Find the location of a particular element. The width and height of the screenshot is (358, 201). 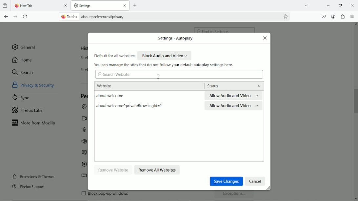

settings logo is located at coordinates (75, 5).